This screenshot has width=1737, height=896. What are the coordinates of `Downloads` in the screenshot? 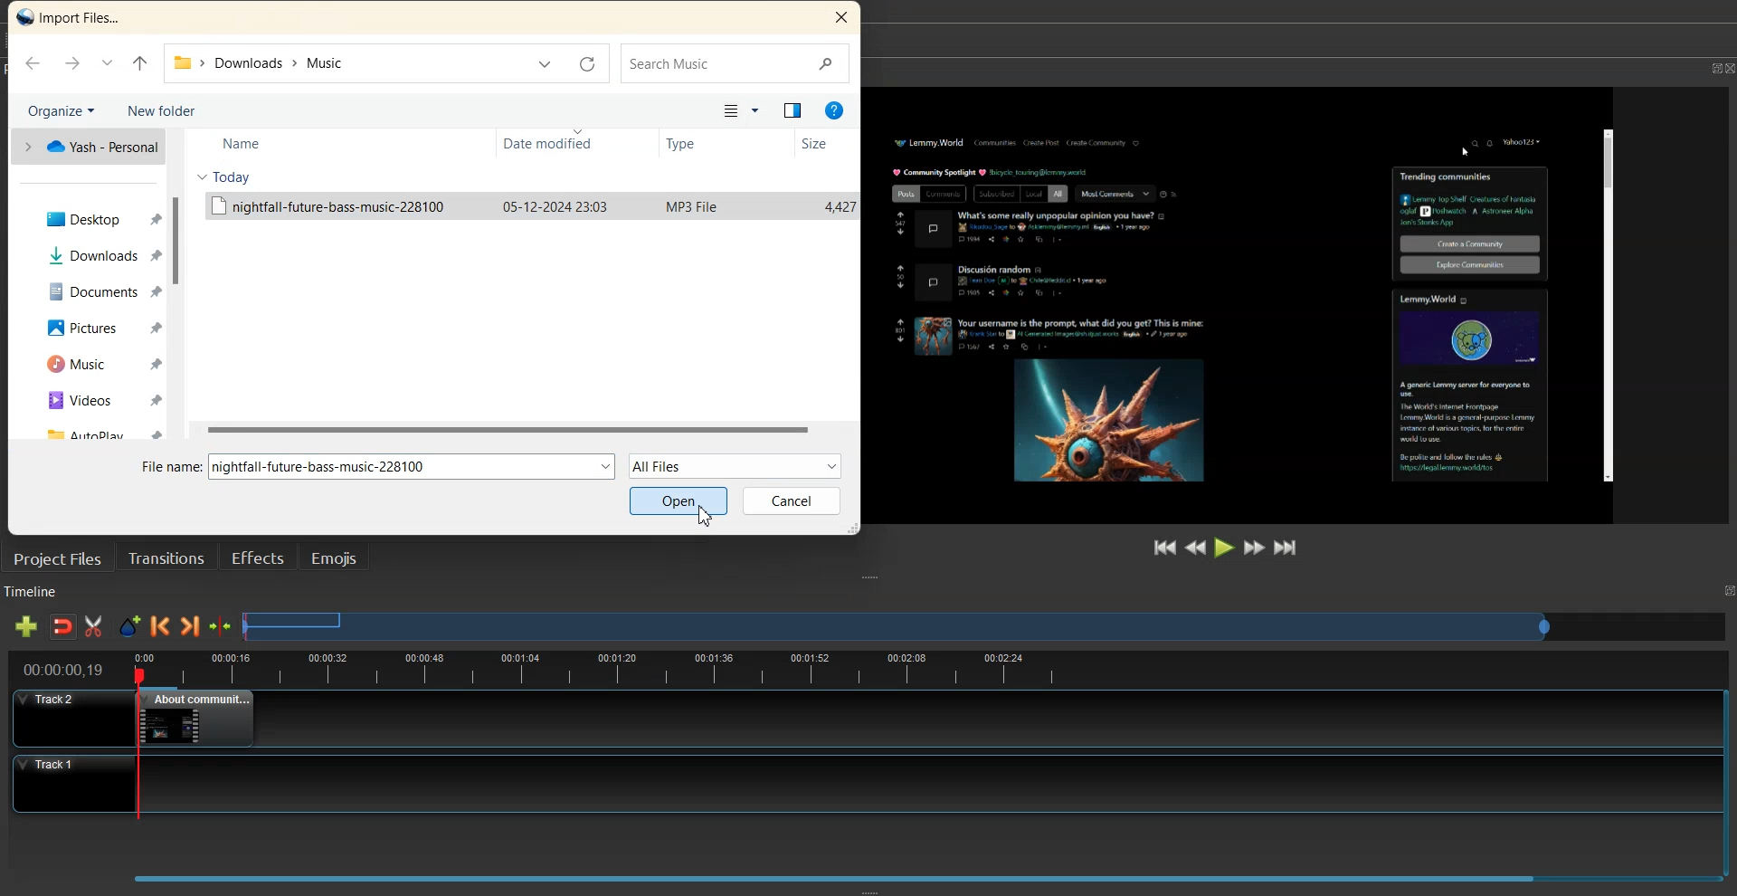 It's located at (86, 255).